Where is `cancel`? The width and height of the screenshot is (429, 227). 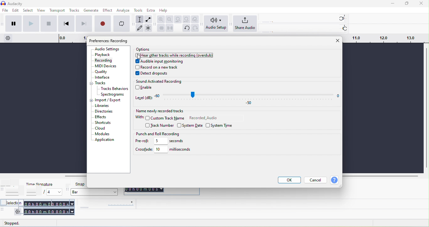
cancel is located at coordinates (315, 180).